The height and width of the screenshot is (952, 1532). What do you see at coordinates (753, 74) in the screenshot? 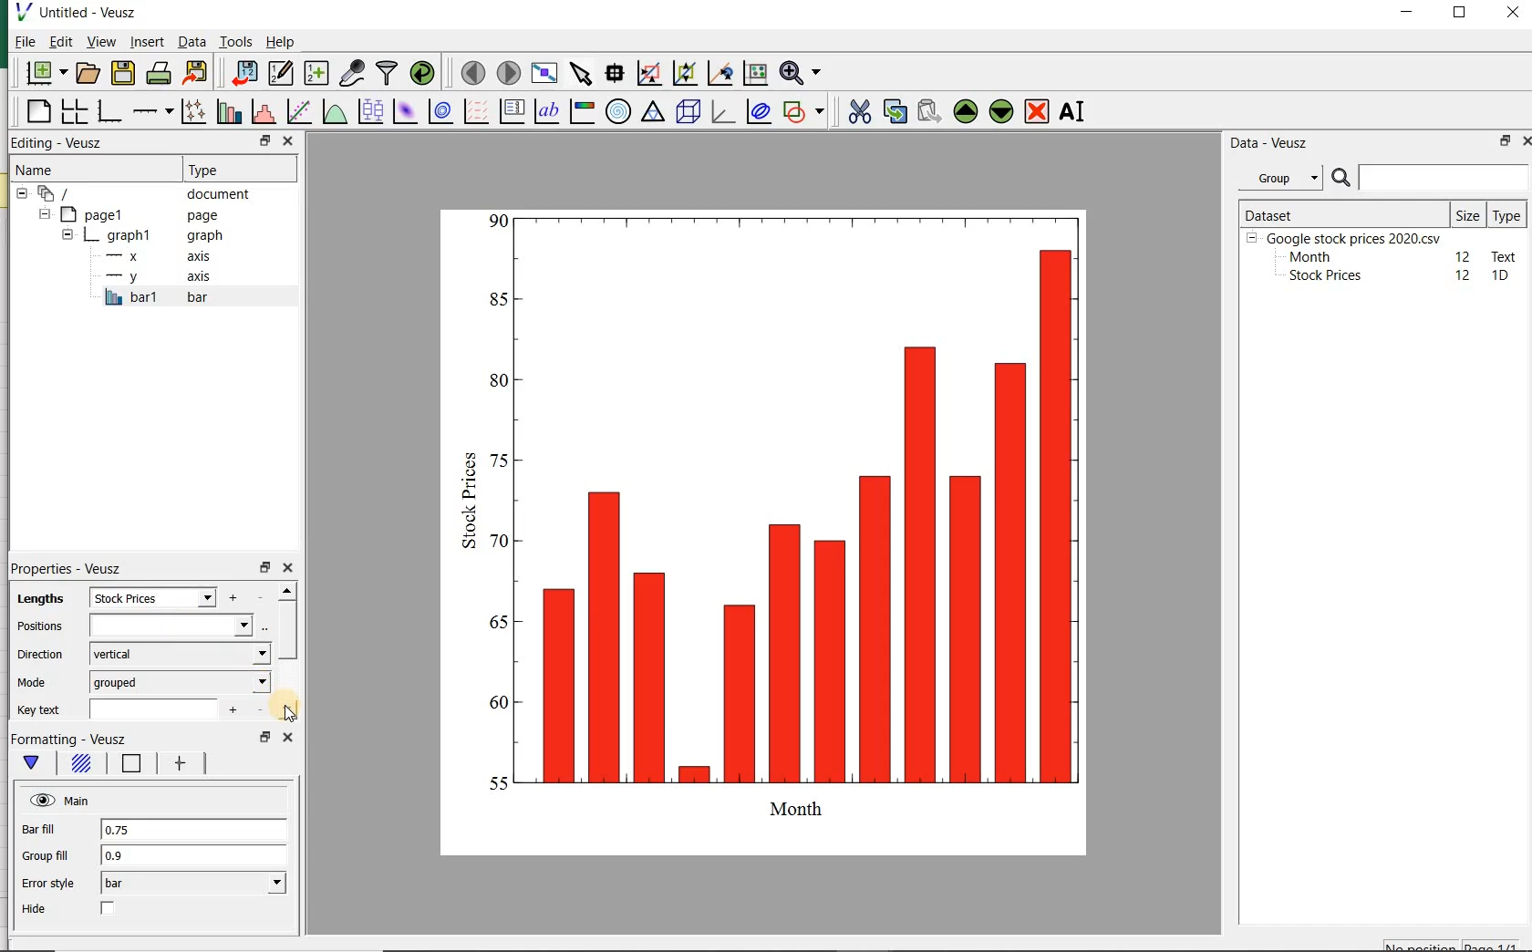
I see `click to reset graph axes` at bounding box center [753, 74].